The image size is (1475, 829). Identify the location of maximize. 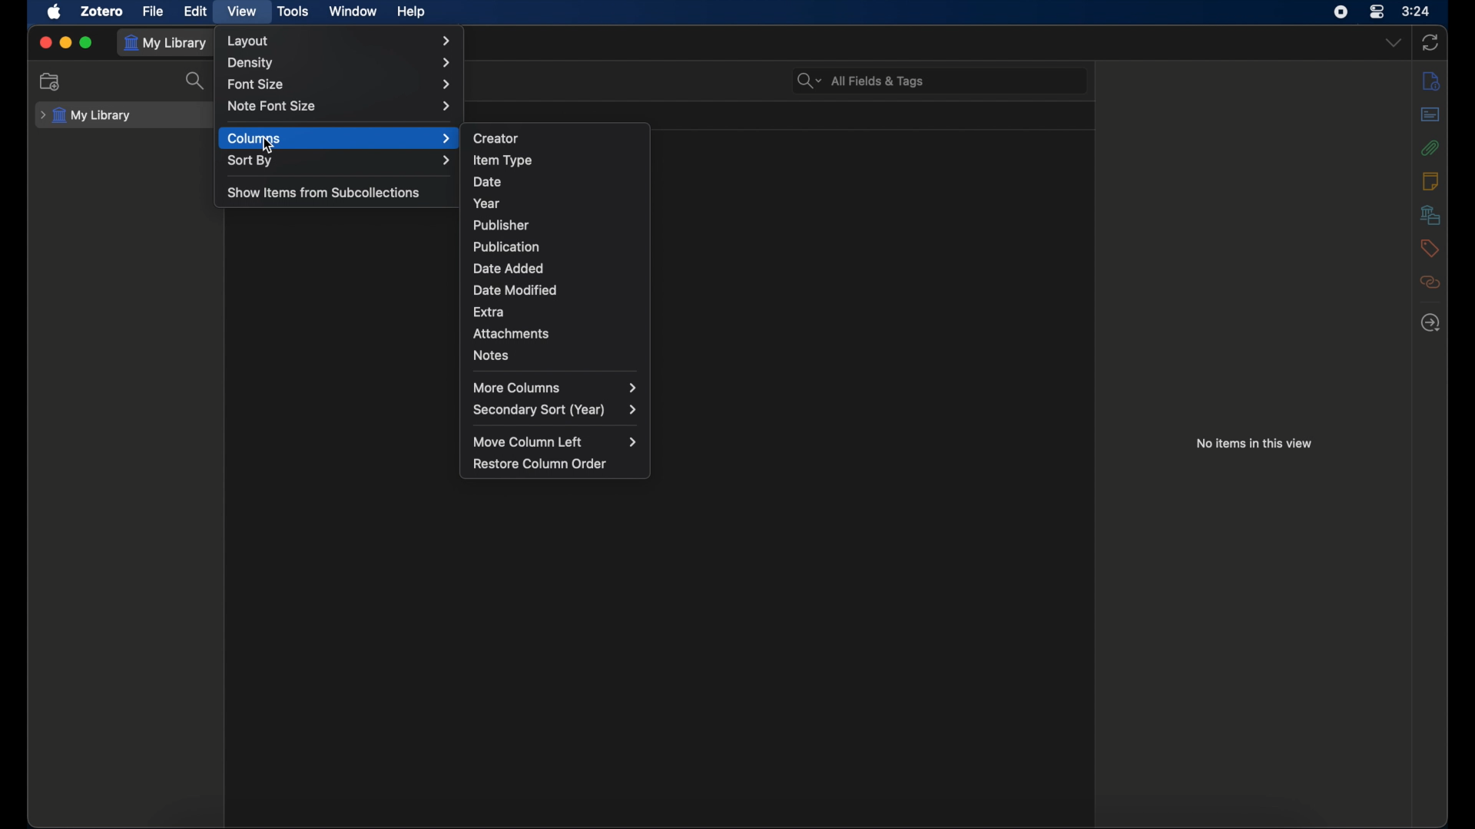
(88, 43).